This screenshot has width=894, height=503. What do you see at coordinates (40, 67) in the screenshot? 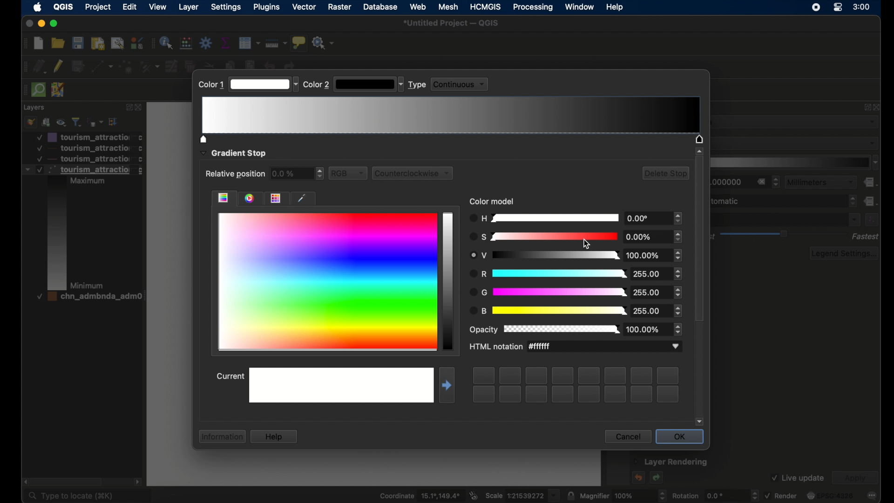
I see `current edits` at bounding box center [40, 67].